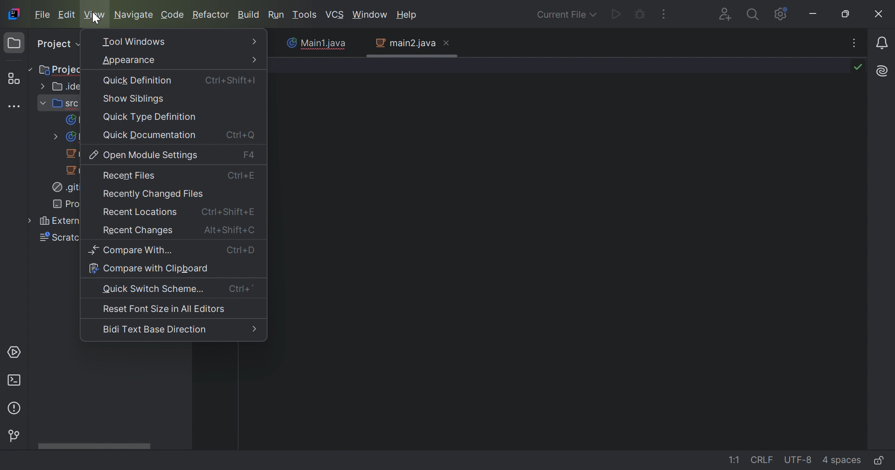 The image size is (895, 470). I want to click on Tool, so click(305, 15).